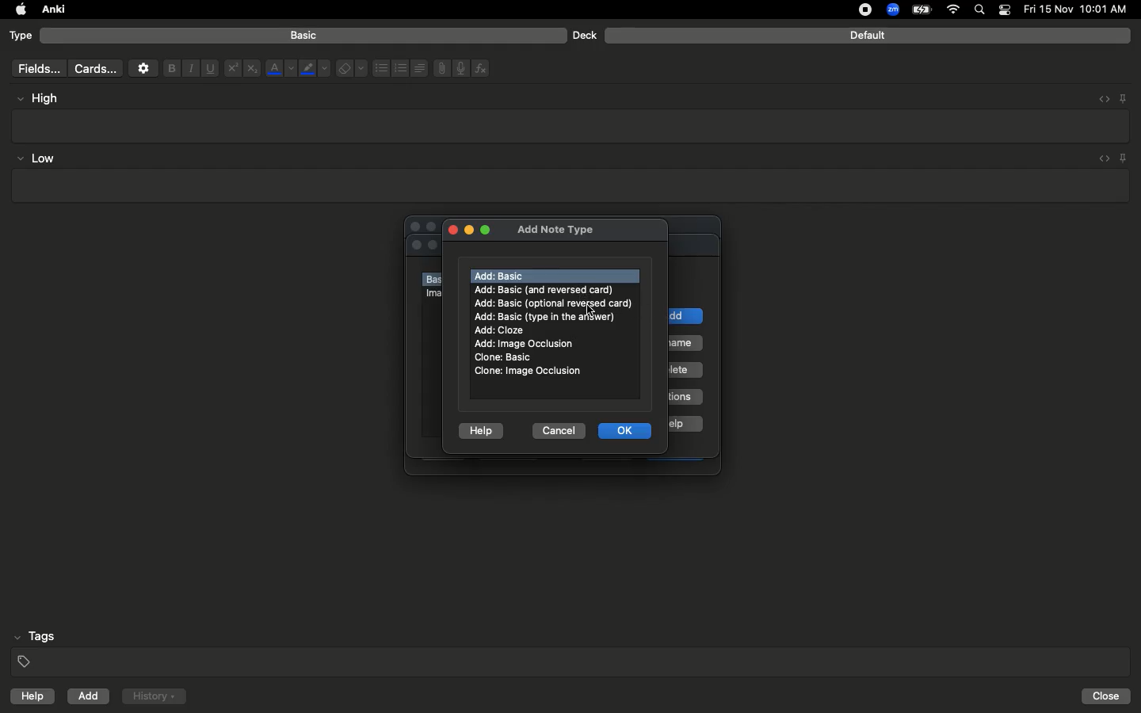  Describe the element at coordinates (555, 429) in the screenshot. I see `Cancel` at that location.